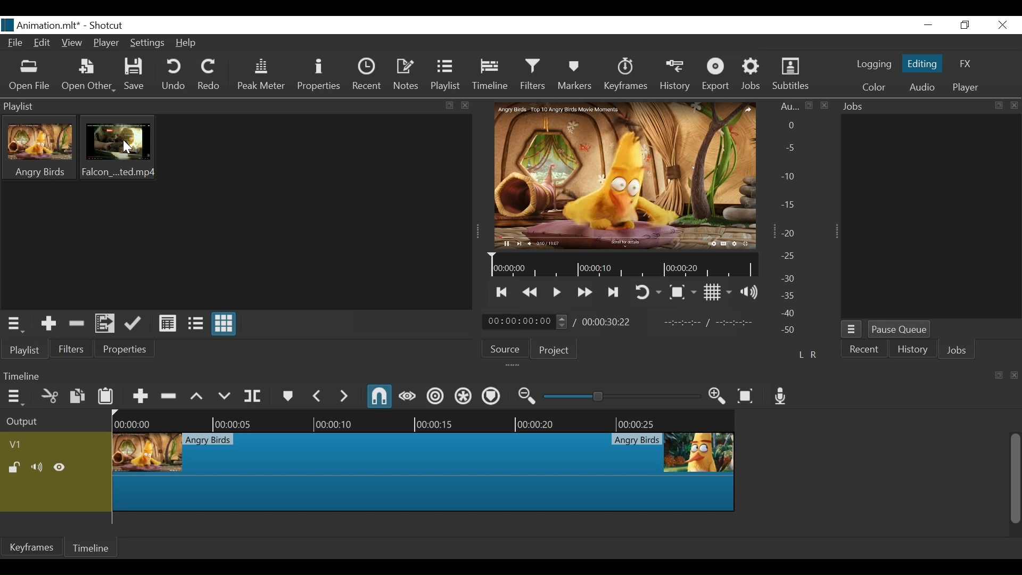  What do you see at coordinates (407, 75) in the screenshot?
I see `Notes` at bounding box center [407, 75].